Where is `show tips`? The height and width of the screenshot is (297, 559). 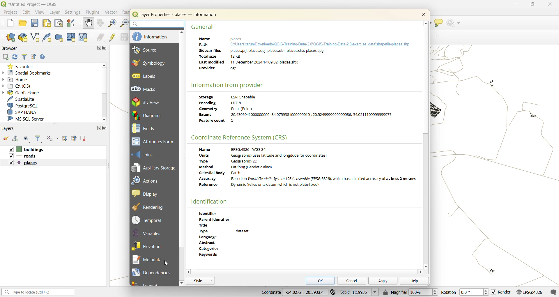 show tips is located at coordinates (439, 24).